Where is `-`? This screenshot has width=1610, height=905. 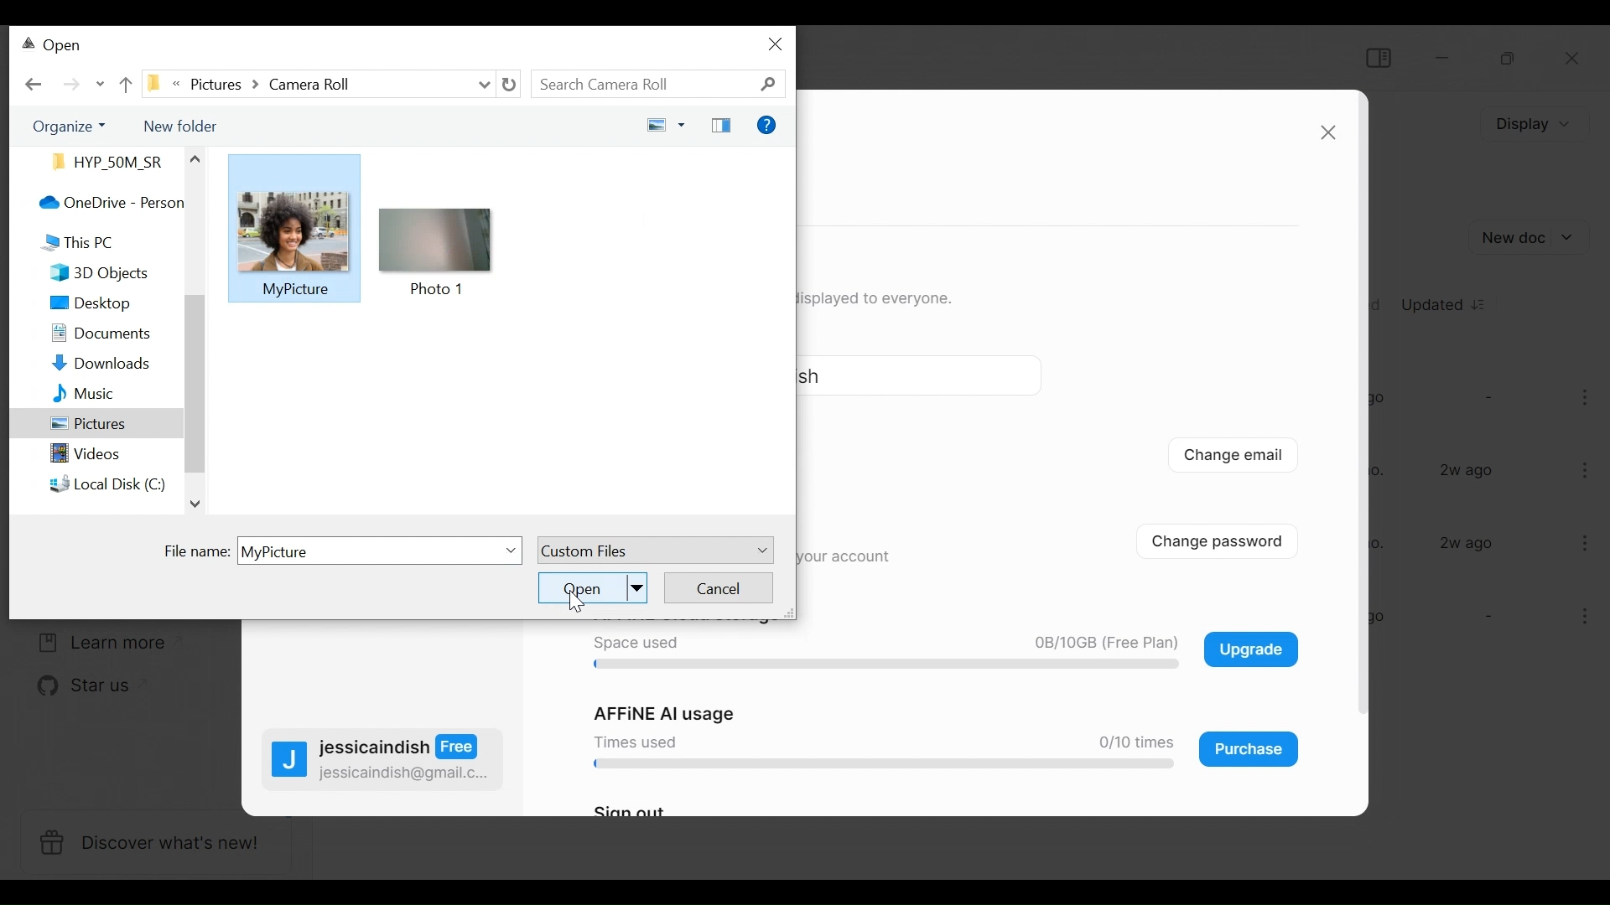
- is located at coordinates (1486, 618).